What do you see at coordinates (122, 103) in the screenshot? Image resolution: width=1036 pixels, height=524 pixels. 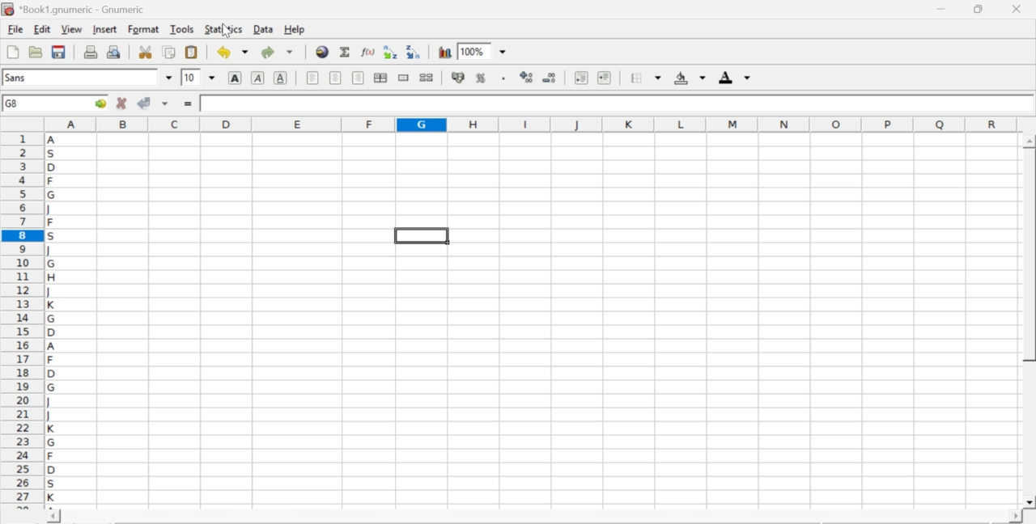 I see `cancel changes` at bounding box center [122, 103].